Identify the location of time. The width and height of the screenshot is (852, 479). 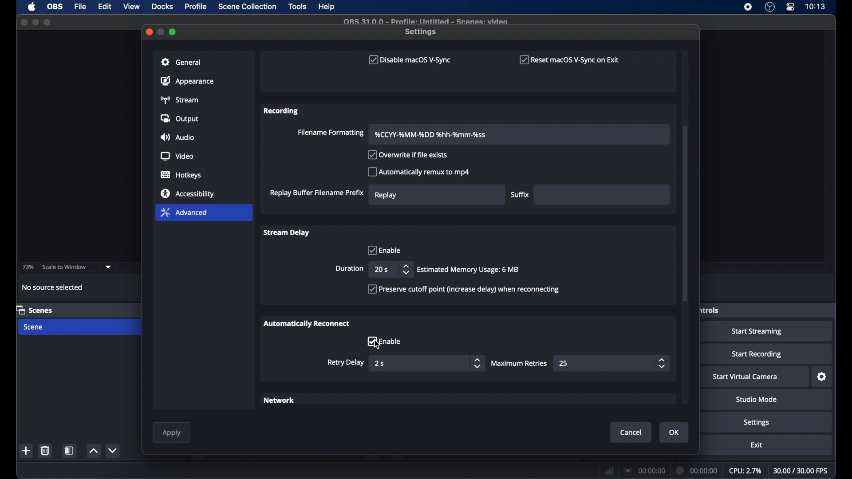
(815, 7).